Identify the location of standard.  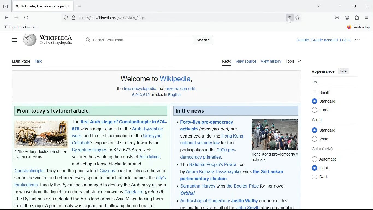
(326, 130).